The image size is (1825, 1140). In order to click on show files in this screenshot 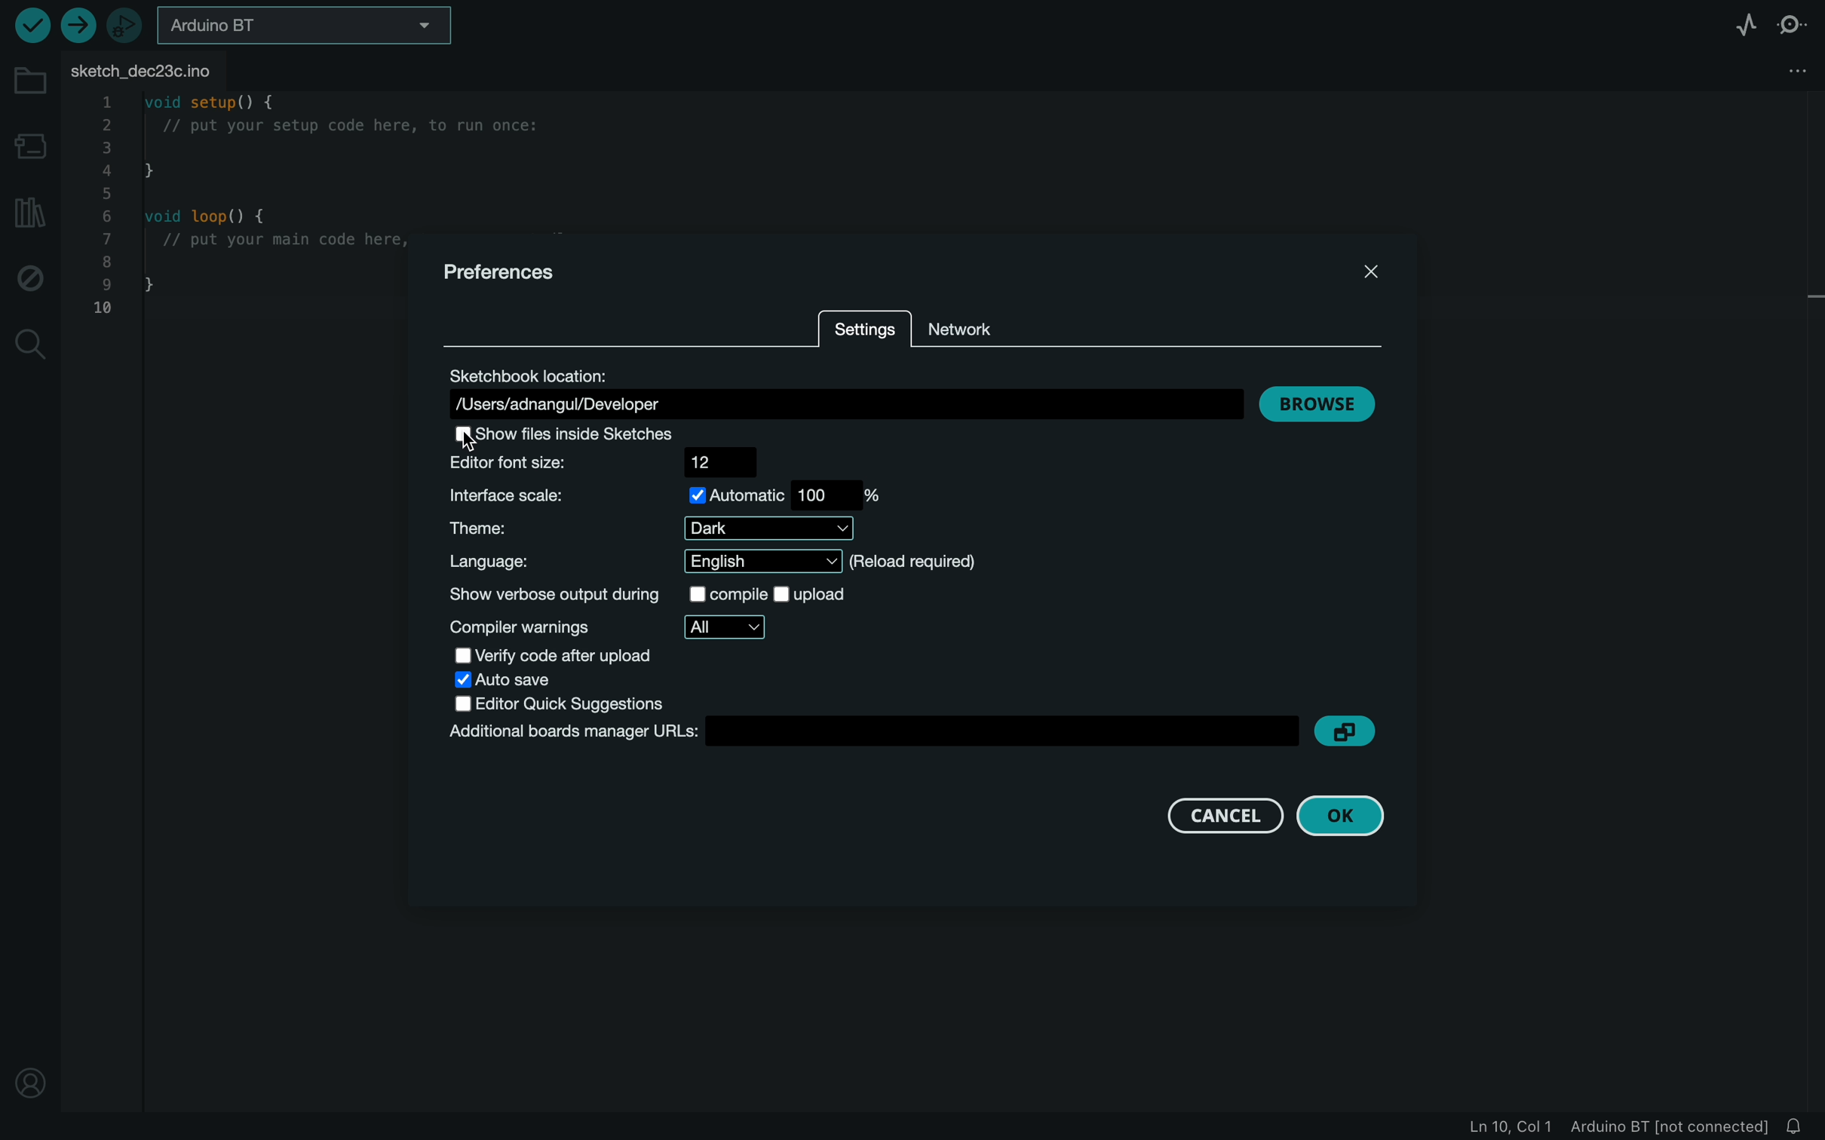, I will do `click(572, 432)`.